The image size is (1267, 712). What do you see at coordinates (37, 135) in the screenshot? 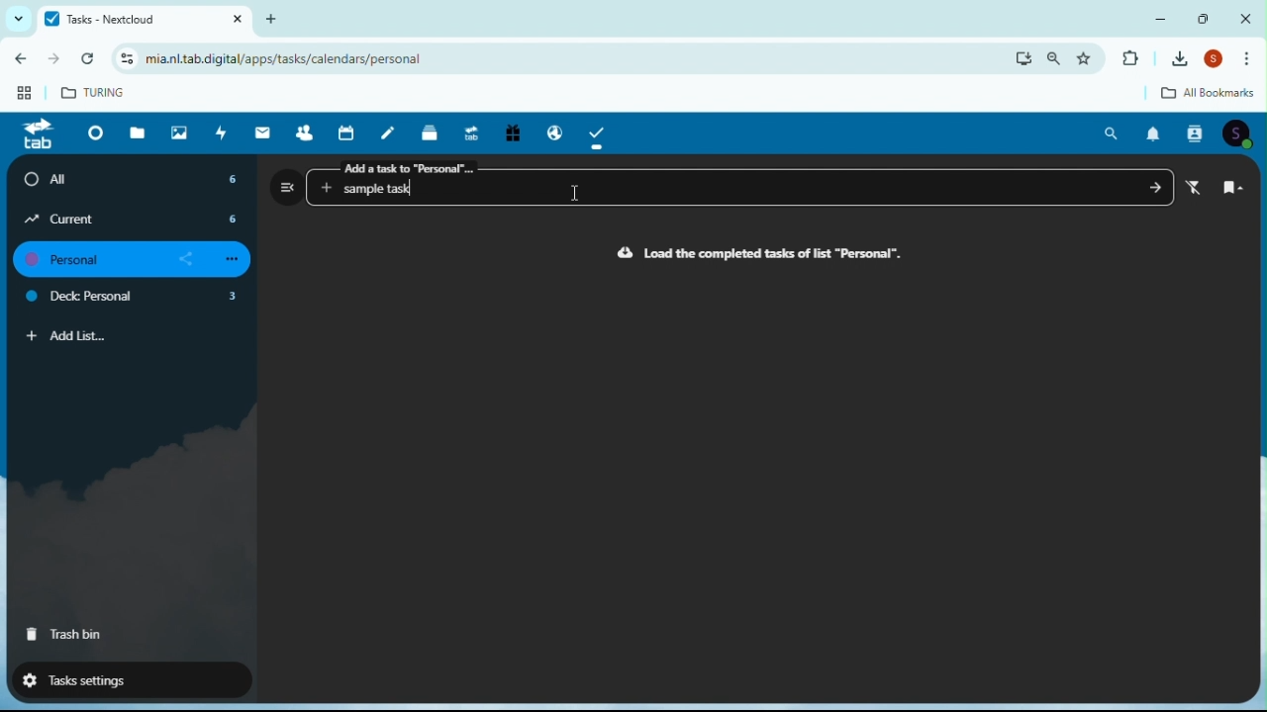
I see `tab` at bounding box center [37, 135].